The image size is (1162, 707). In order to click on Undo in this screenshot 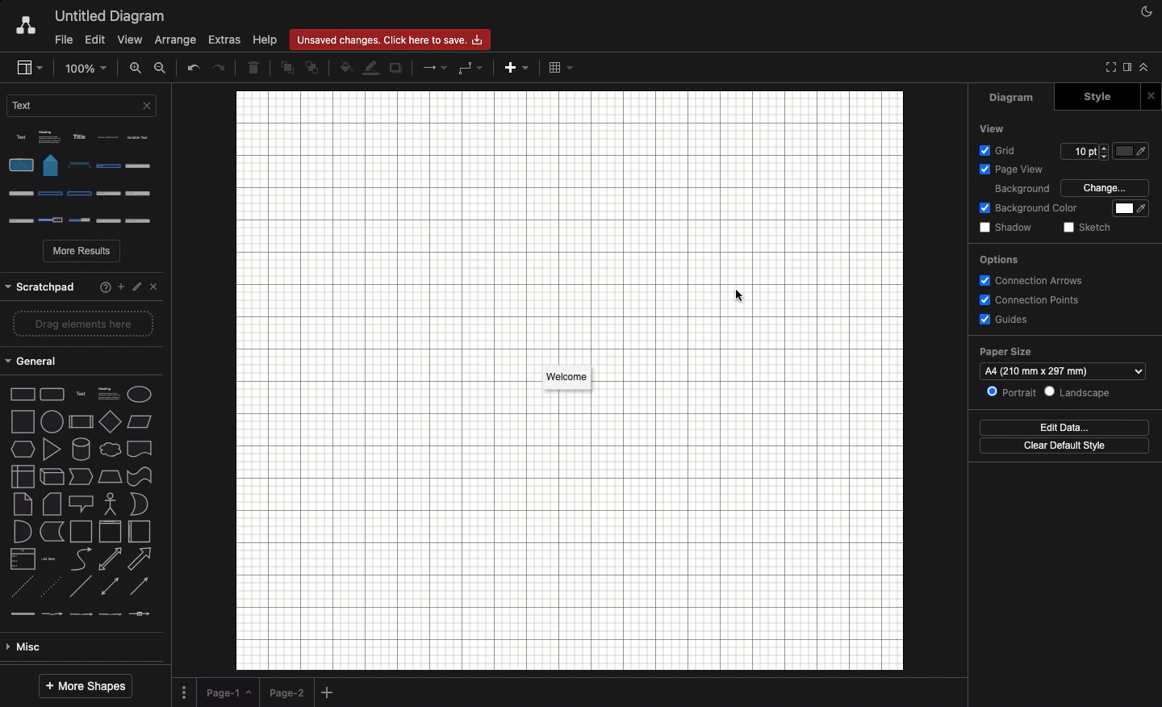, I will do `click(193, 69)`.